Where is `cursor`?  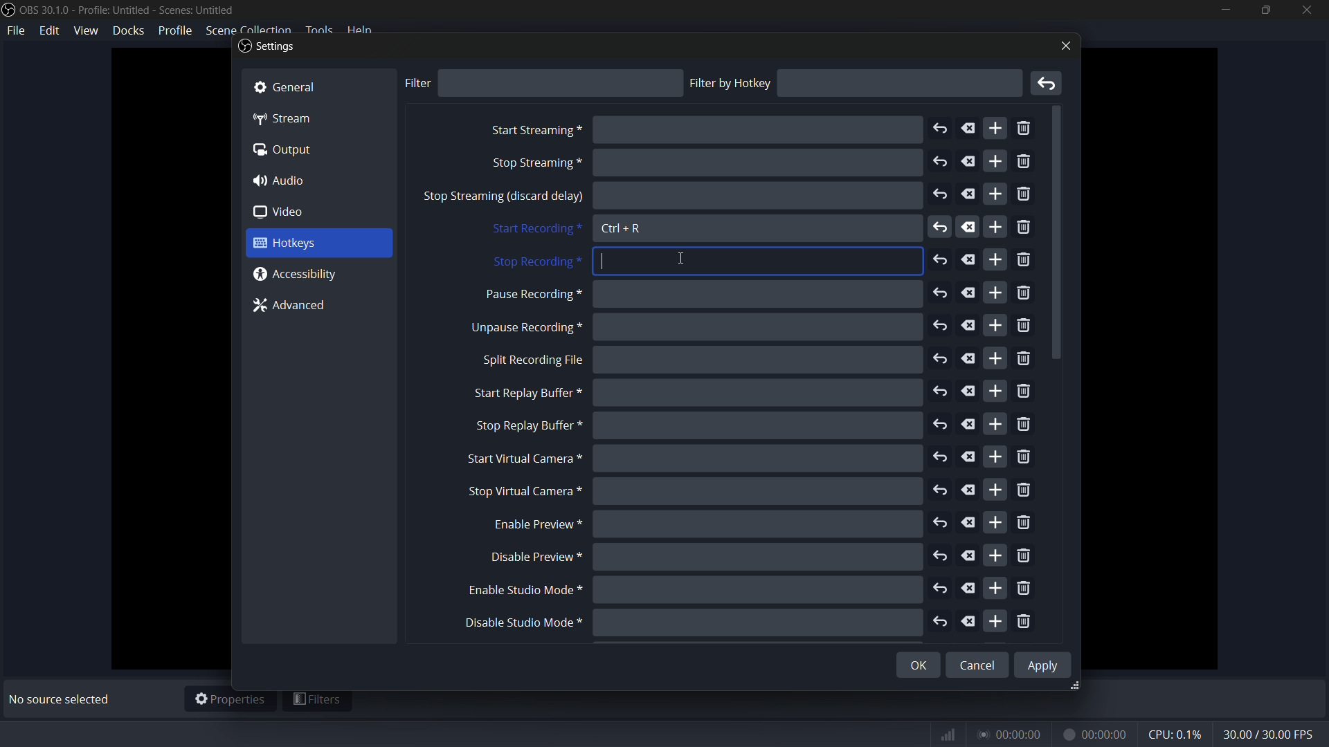 cursor is located at coordinates (683, 259).